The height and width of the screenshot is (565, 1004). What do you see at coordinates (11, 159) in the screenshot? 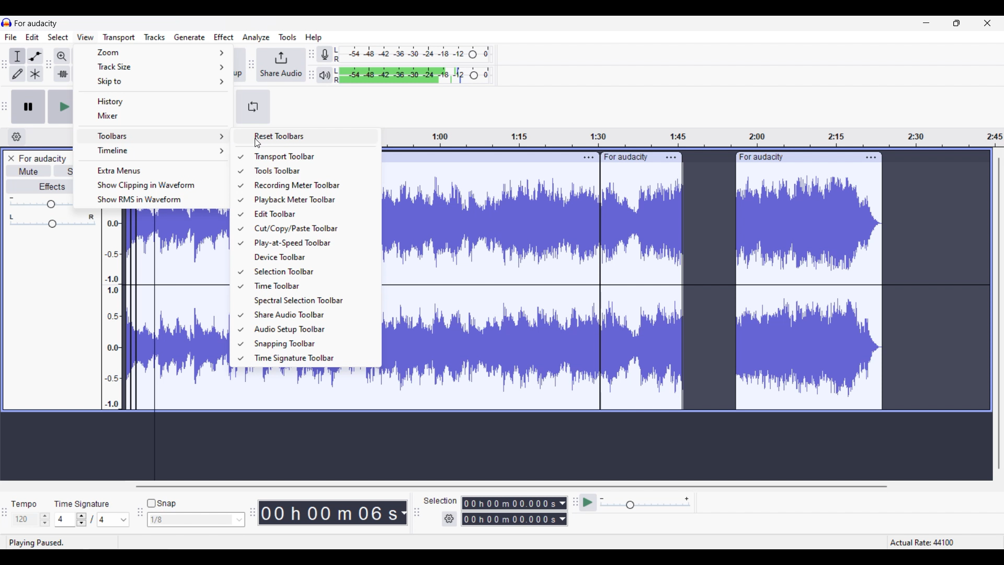
I see `Close track` at bounding box center [11, 159].